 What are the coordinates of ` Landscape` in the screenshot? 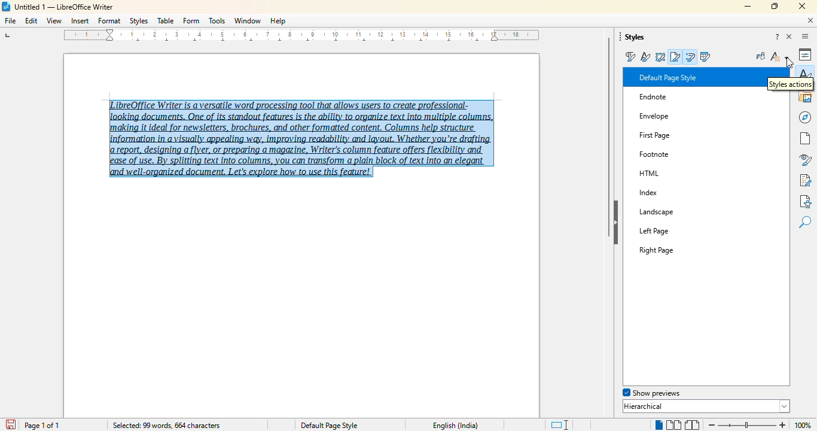 It's located at (669, 211).